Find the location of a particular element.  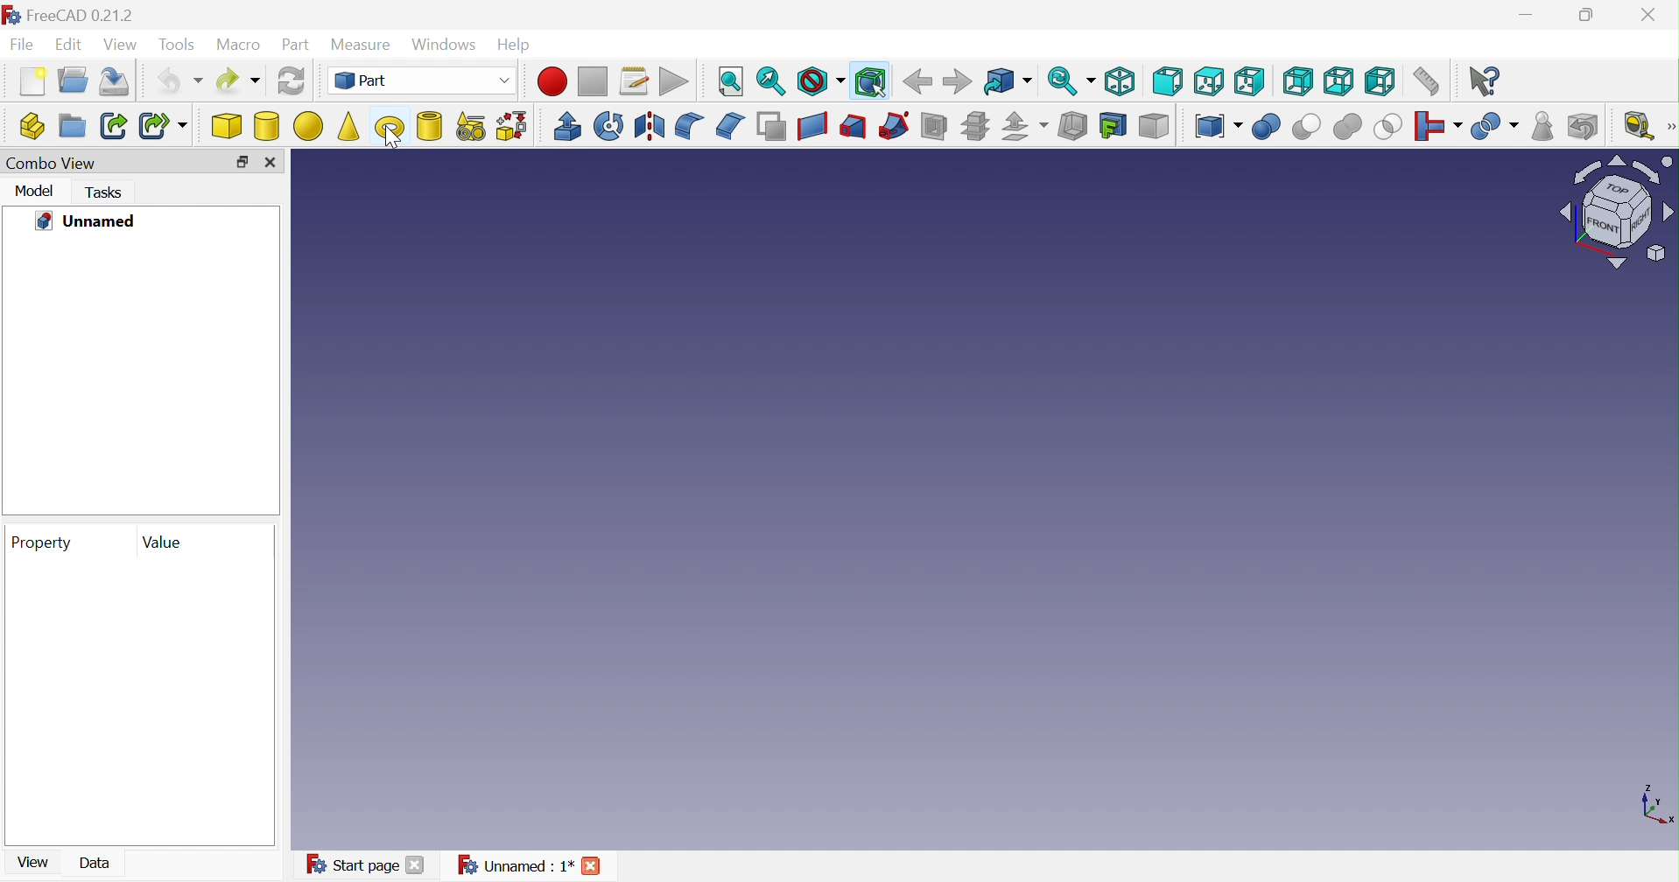

Stop macro recording is located at coordinates (593, 81).